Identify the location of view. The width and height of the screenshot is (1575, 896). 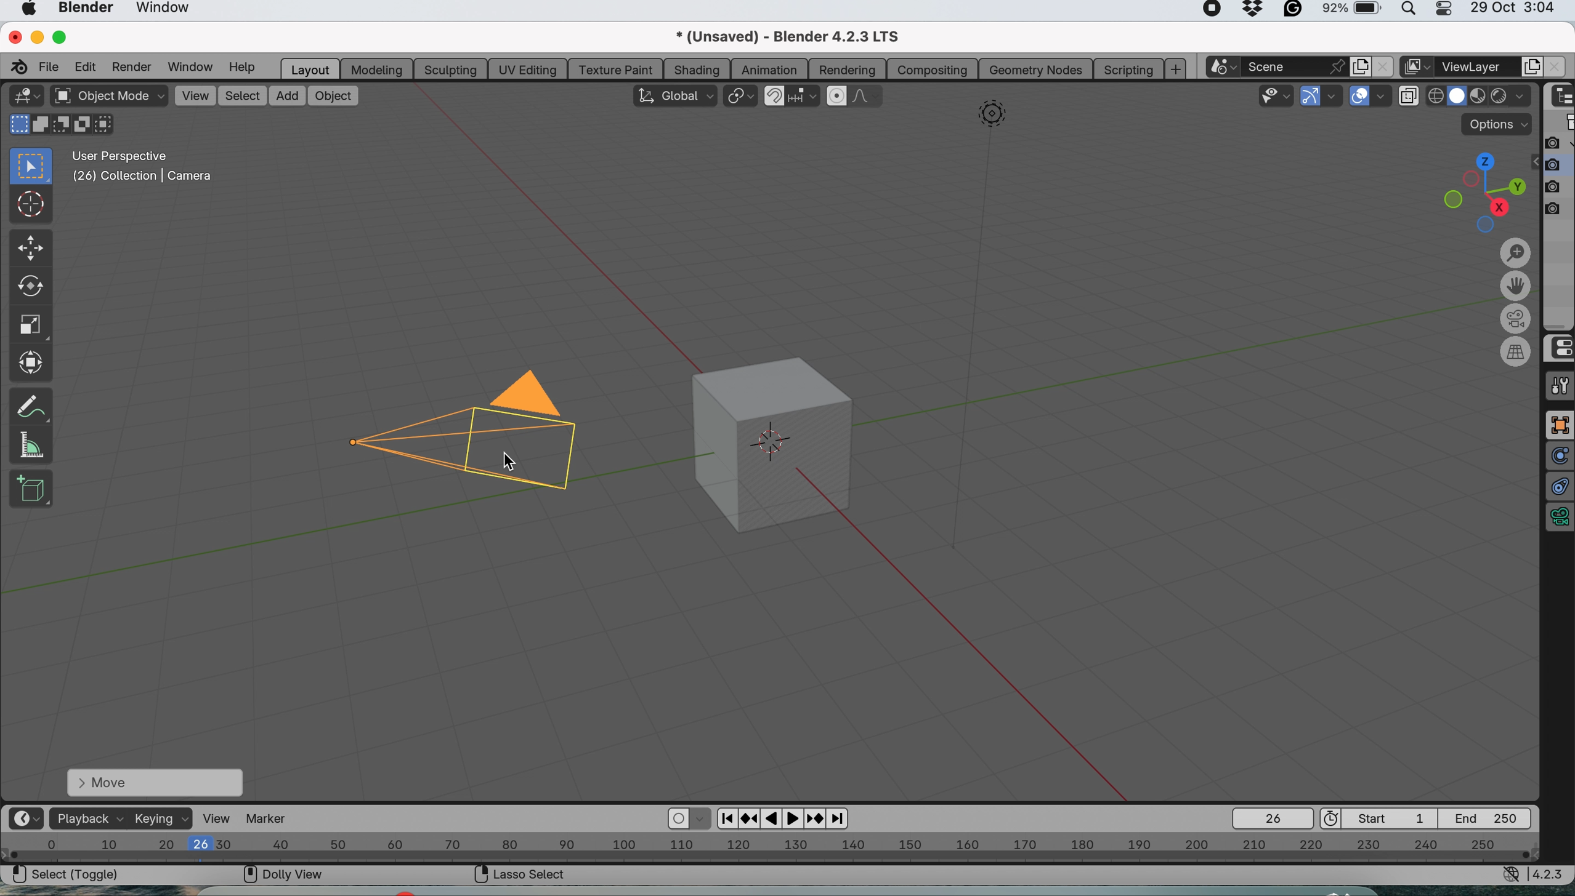
(219, 818).